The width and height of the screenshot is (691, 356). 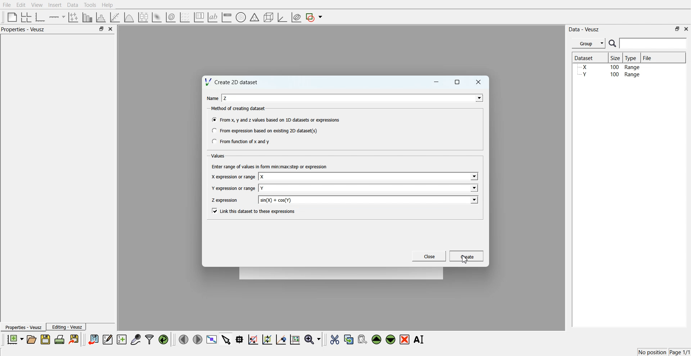 What do you see at coordinates (129, 17) in the screenshot?
I see `3D Function` at bounding box center [129, 17].